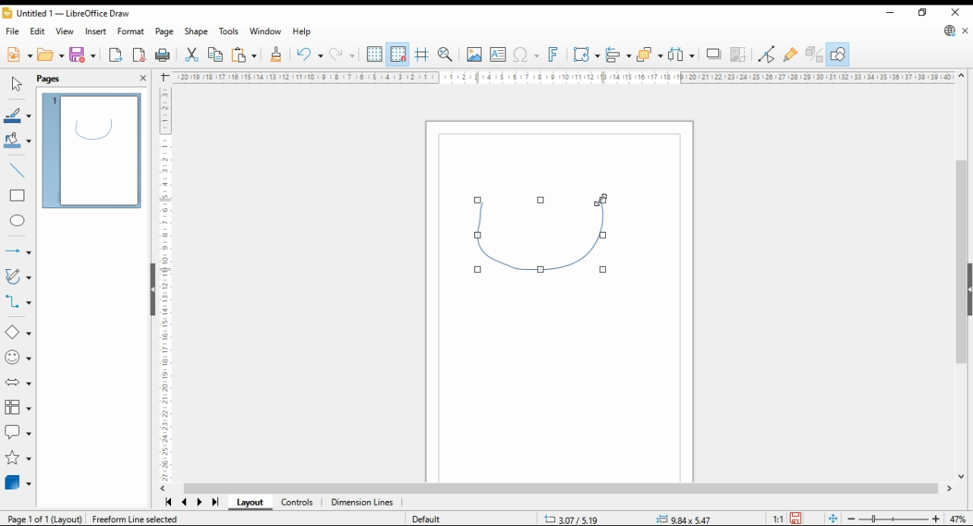  What do you see at coordinates (363, 502) in the screenshot?
I see `dimensions` at bounding box center [363, 502].